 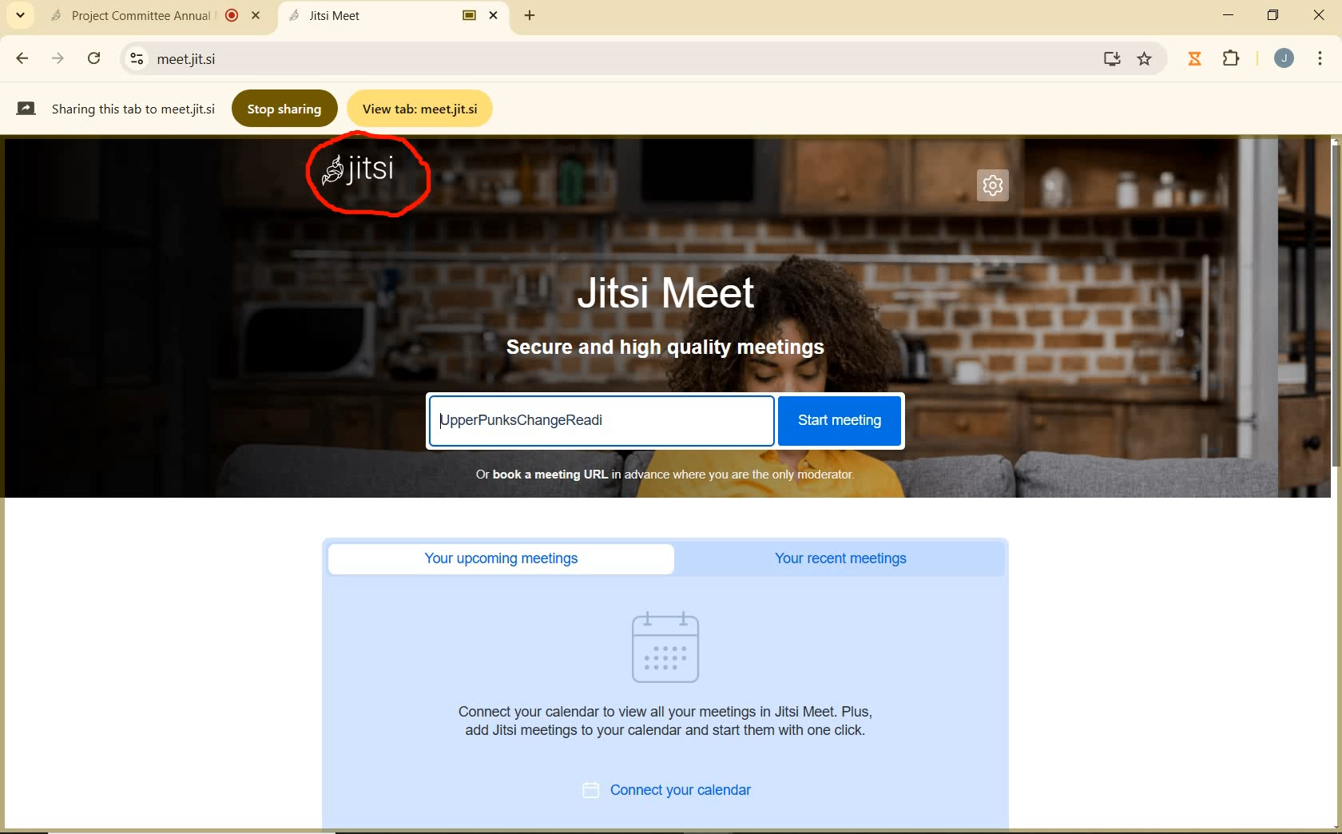 What do you see at coordinates (530, 15) in the screenshot?
I see `ADD NEW TAB` at bounding box center [530, 15].